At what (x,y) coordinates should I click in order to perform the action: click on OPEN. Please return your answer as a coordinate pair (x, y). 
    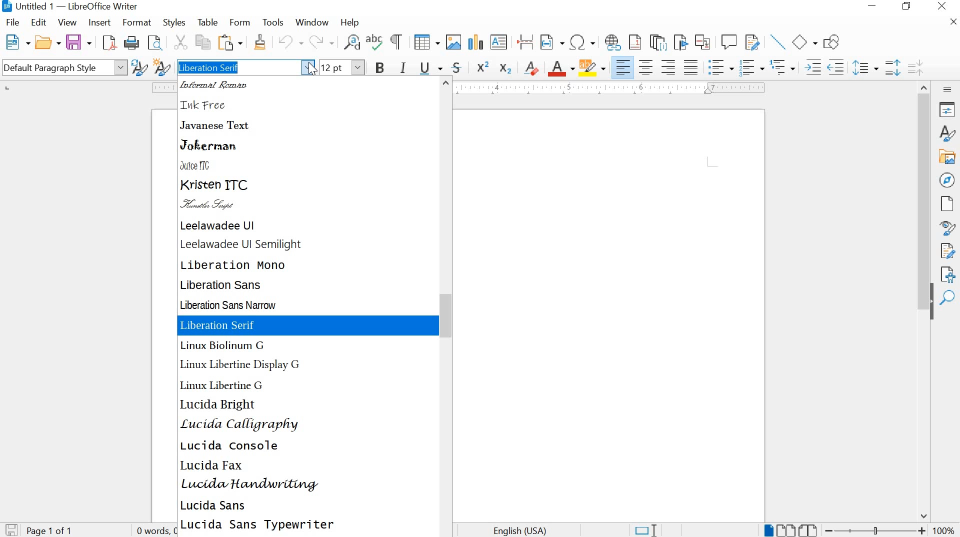
    Looking at the image, I should click on (47, 42).